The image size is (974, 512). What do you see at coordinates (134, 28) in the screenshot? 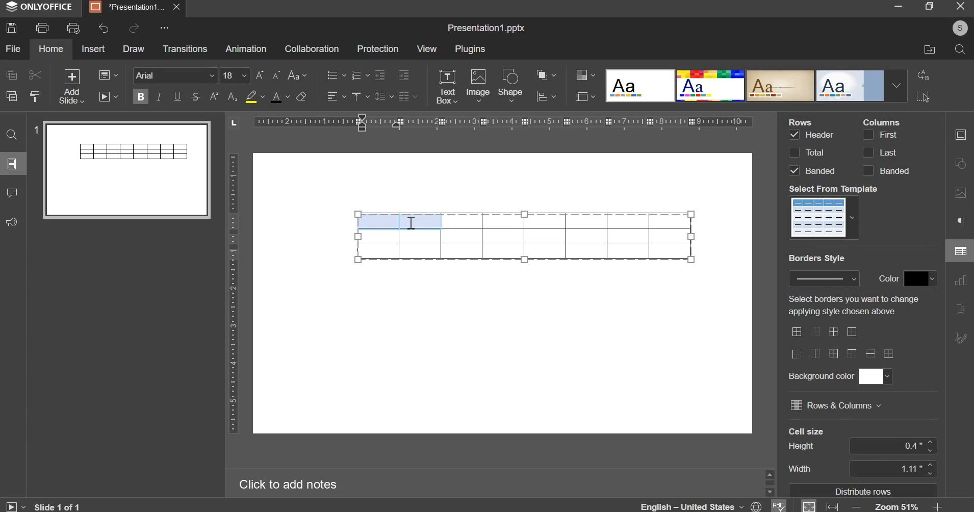
I see `redo` at bounding box center [134, 28].